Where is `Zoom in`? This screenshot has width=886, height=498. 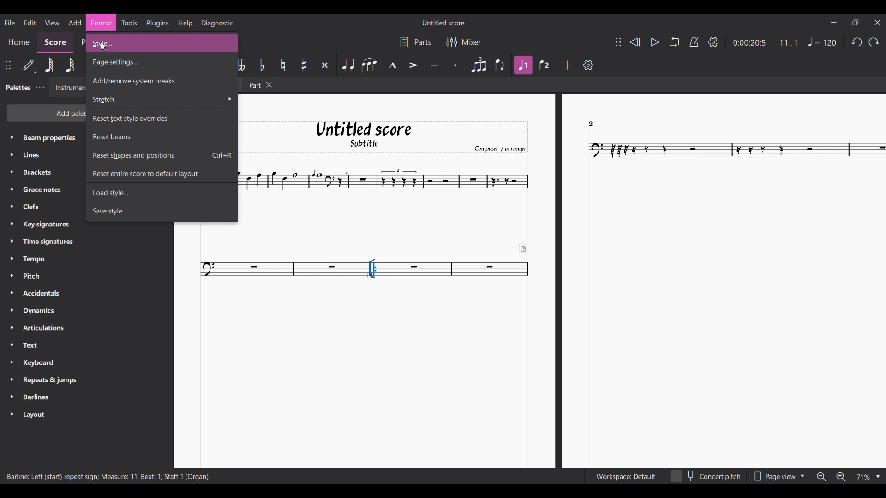 Zoom in is located at coordinates (841, 476).